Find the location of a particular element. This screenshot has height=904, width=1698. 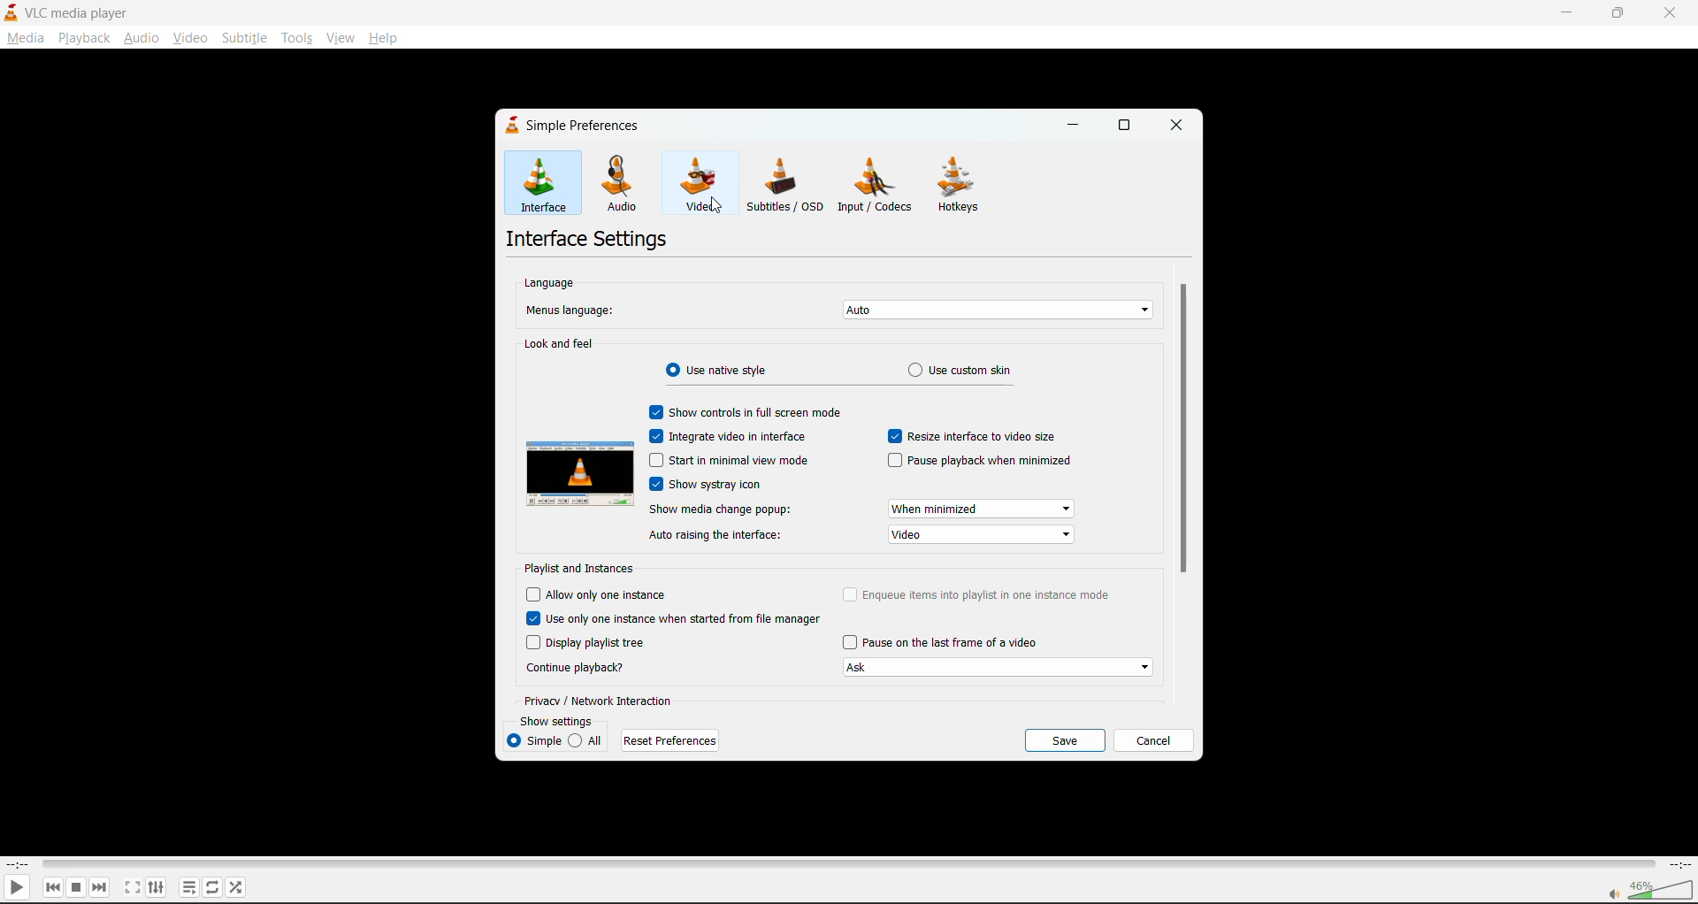

continue playback is located at coordinates (579, 667).